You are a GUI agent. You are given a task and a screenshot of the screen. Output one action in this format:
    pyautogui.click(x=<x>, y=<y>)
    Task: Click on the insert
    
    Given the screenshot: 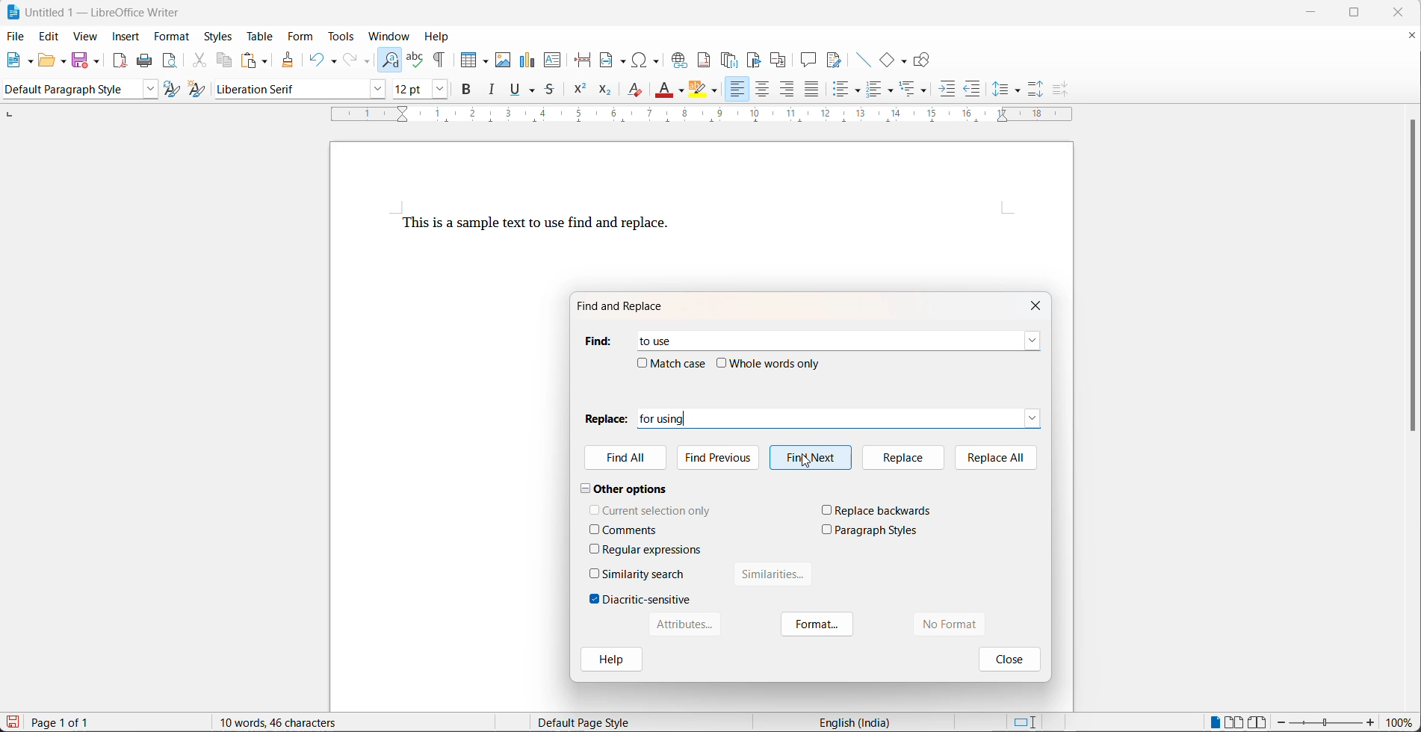 What is the action you would take?
    pyautogui.click(x=126, y=36)
    